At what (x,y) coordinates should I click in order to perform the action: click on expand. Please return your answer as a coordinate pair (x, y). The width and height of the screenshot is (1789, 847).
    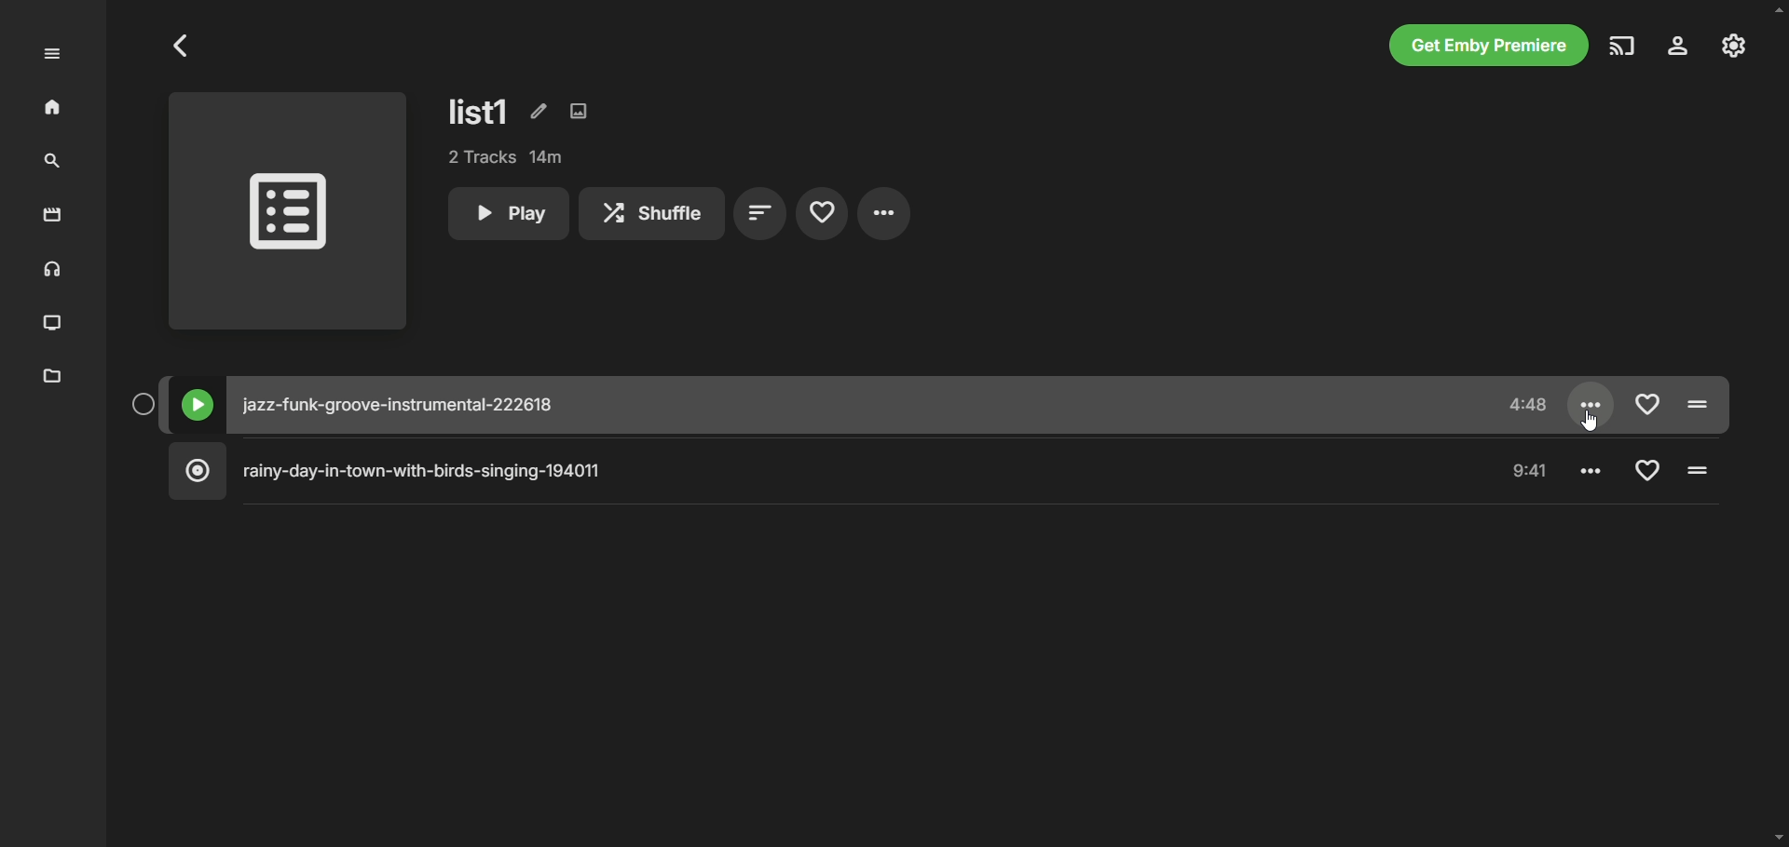
    Looking at the image, I should click on (52, 54).